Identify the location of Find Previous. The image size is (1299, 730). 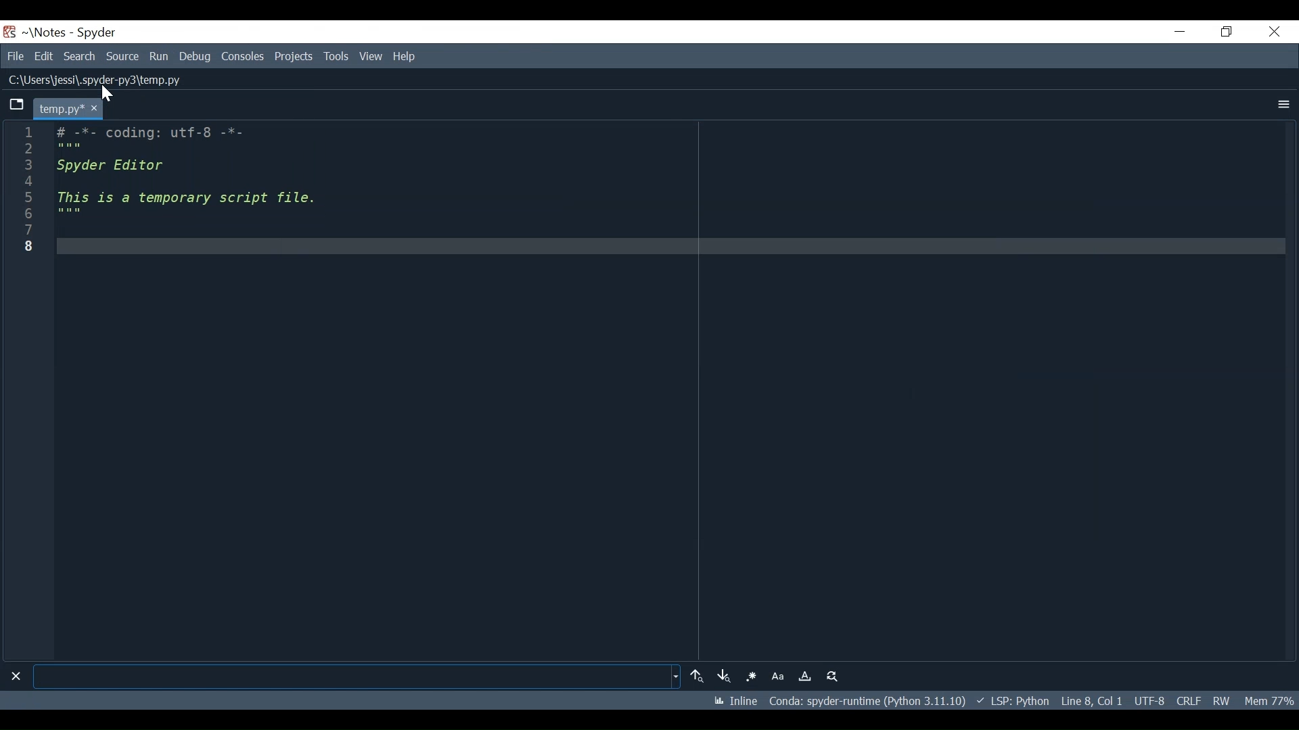
(696, 676).